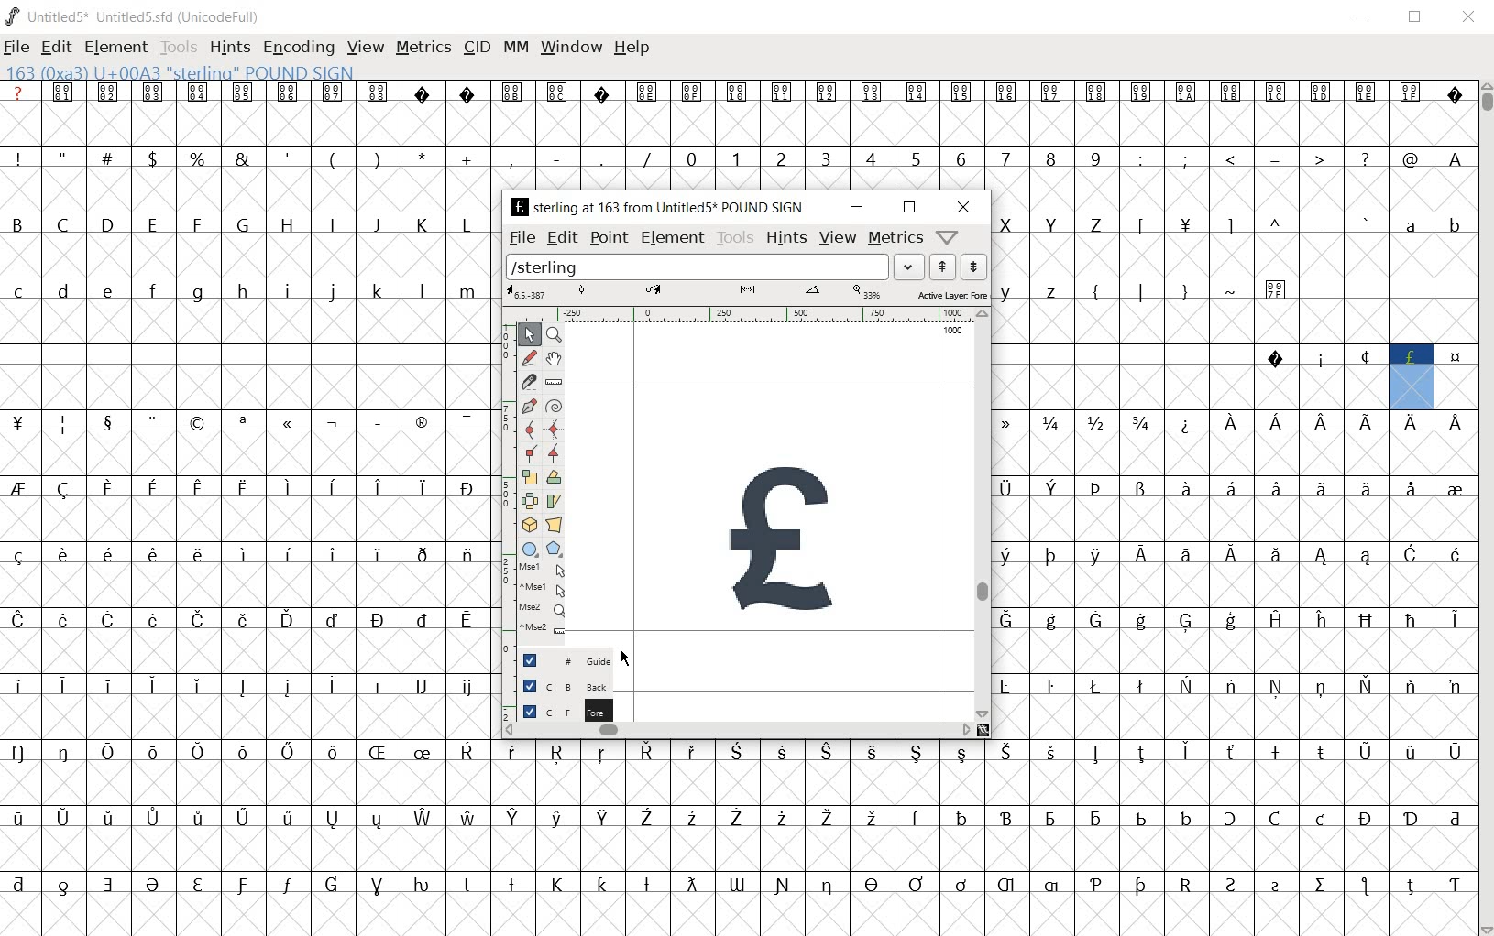  What do you see at coordinates (646, 819) in the screenshot?
I see `Symbol` at bounding box center [646, 819].